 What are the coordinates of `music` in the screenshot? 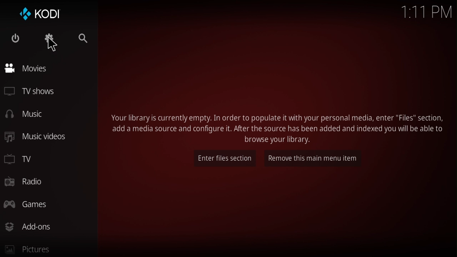 It's located at (30, 114).